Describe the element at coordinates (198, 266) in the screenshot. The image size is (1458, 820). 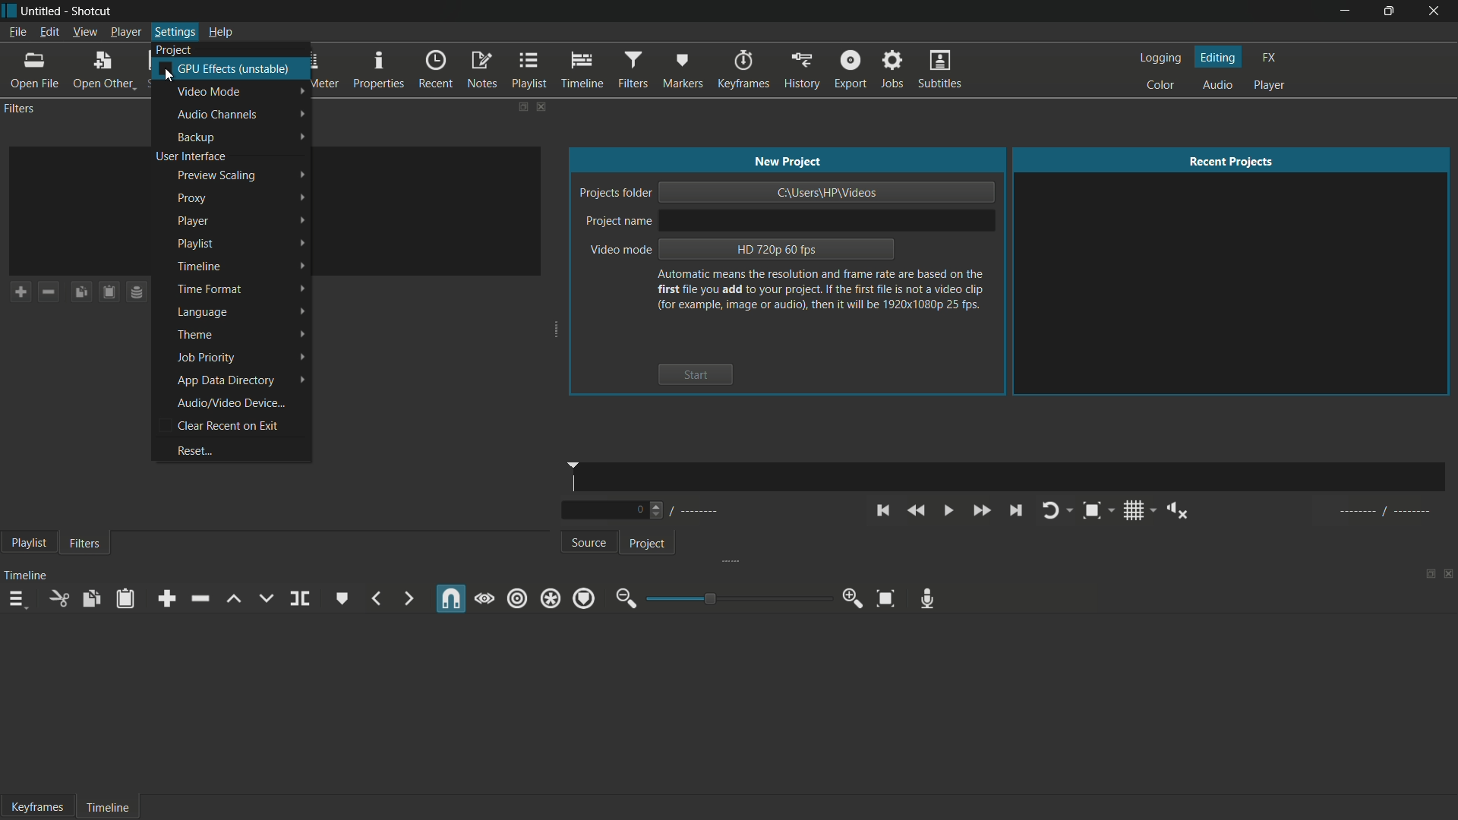
I see `timeline` at that location.